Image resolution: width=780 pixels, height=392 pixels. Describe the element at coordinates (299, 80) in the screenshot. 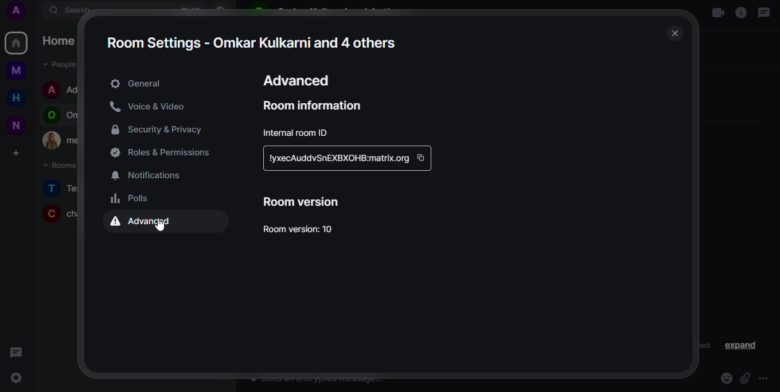

I see `advanced` at that location.